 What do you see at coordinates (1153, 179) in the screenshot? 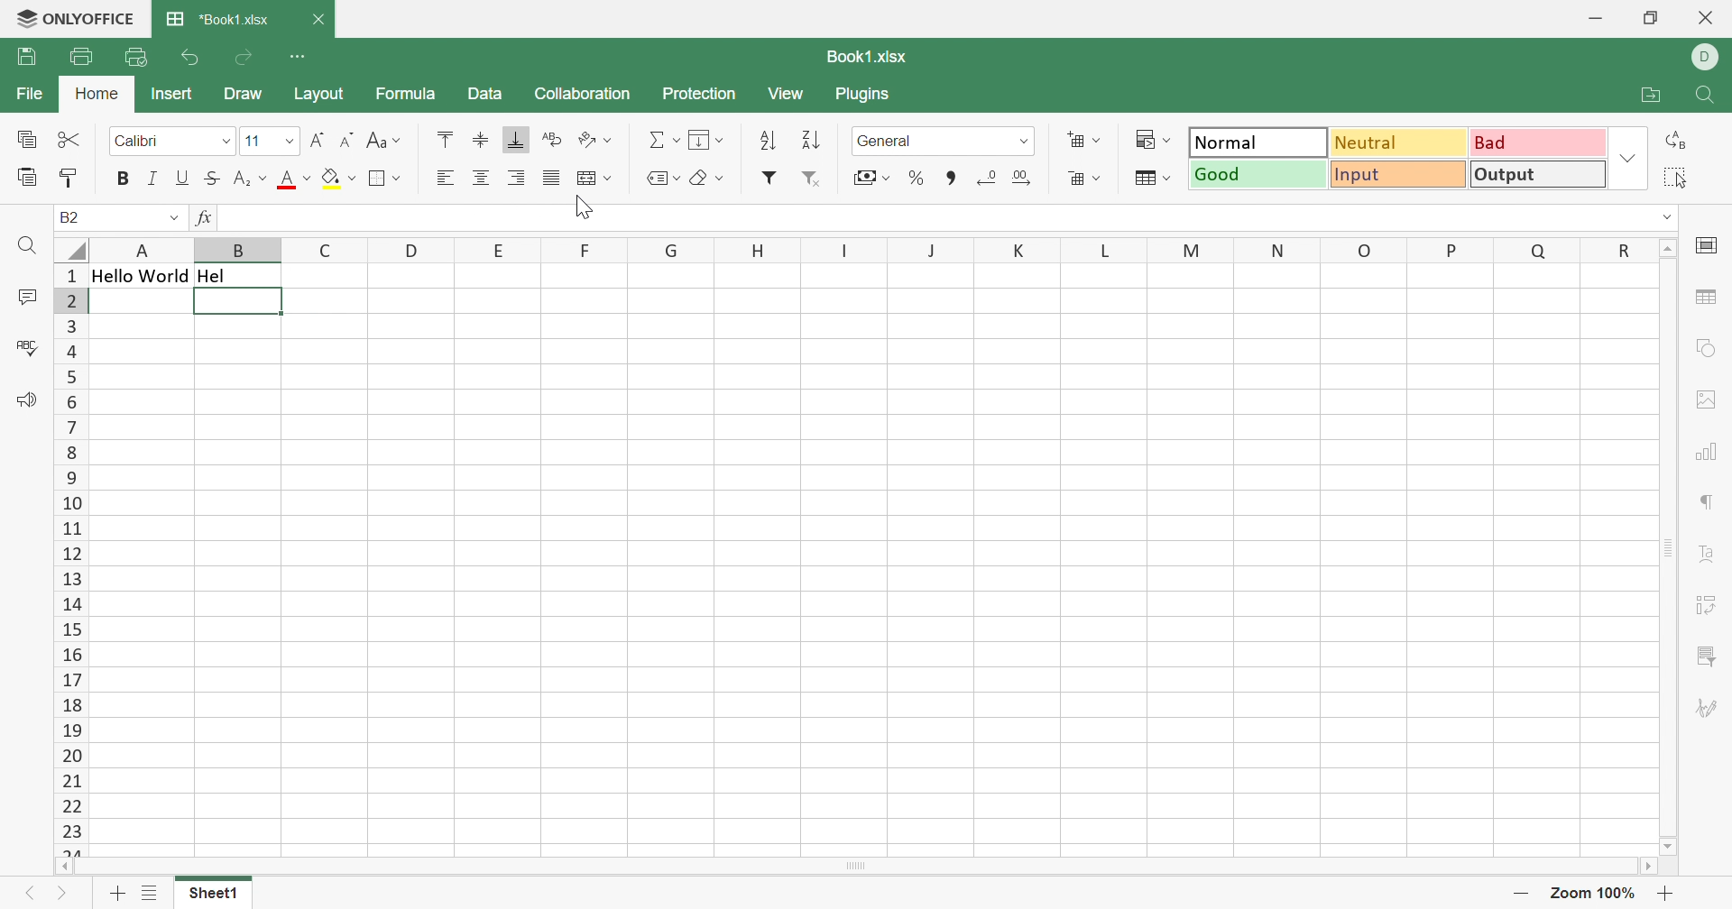
I see `Format as table template` at bounding box center [1153, 179].